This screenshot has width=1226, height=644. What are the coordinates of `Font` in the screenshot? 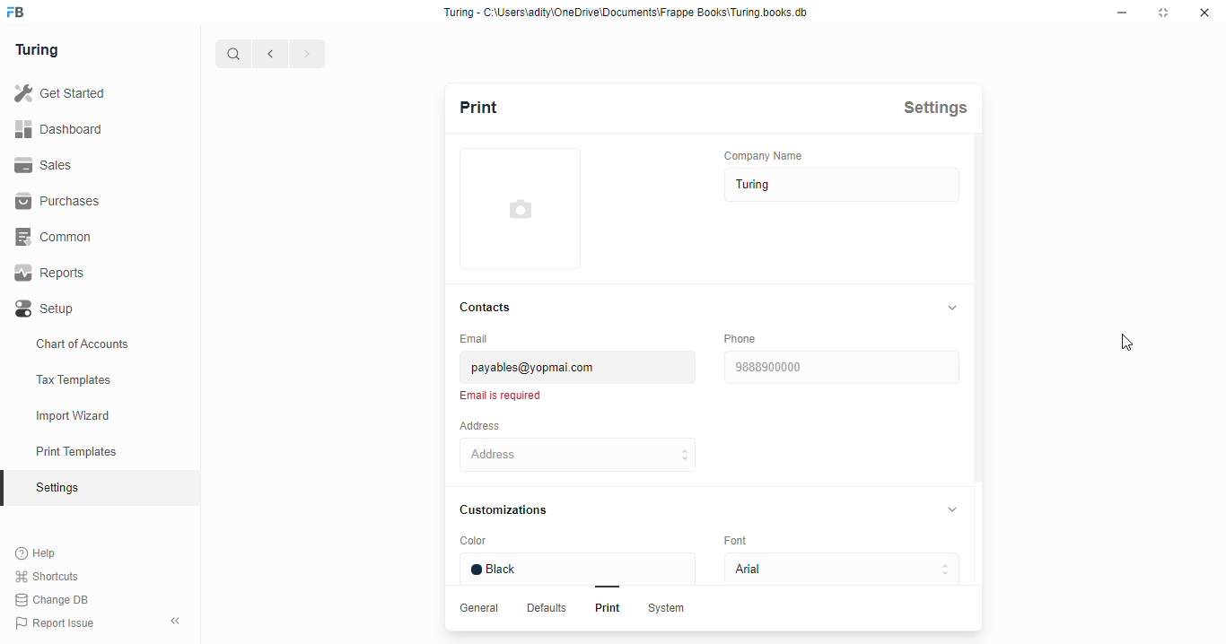 It's located at (745, 542).